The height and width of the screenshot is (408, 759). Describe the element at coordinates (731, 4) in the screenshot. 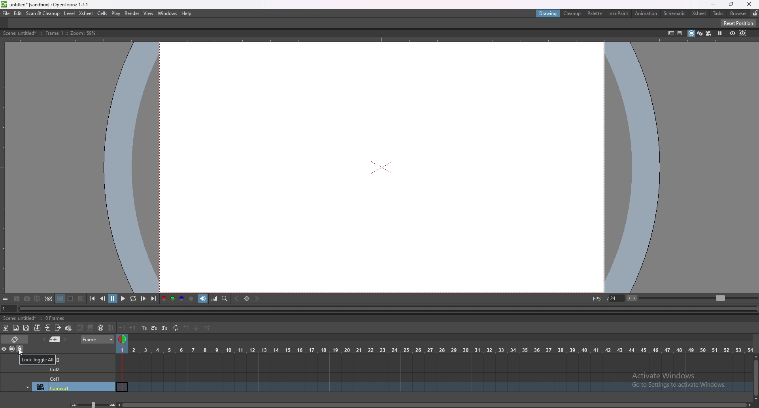

I see `resize` at that location.